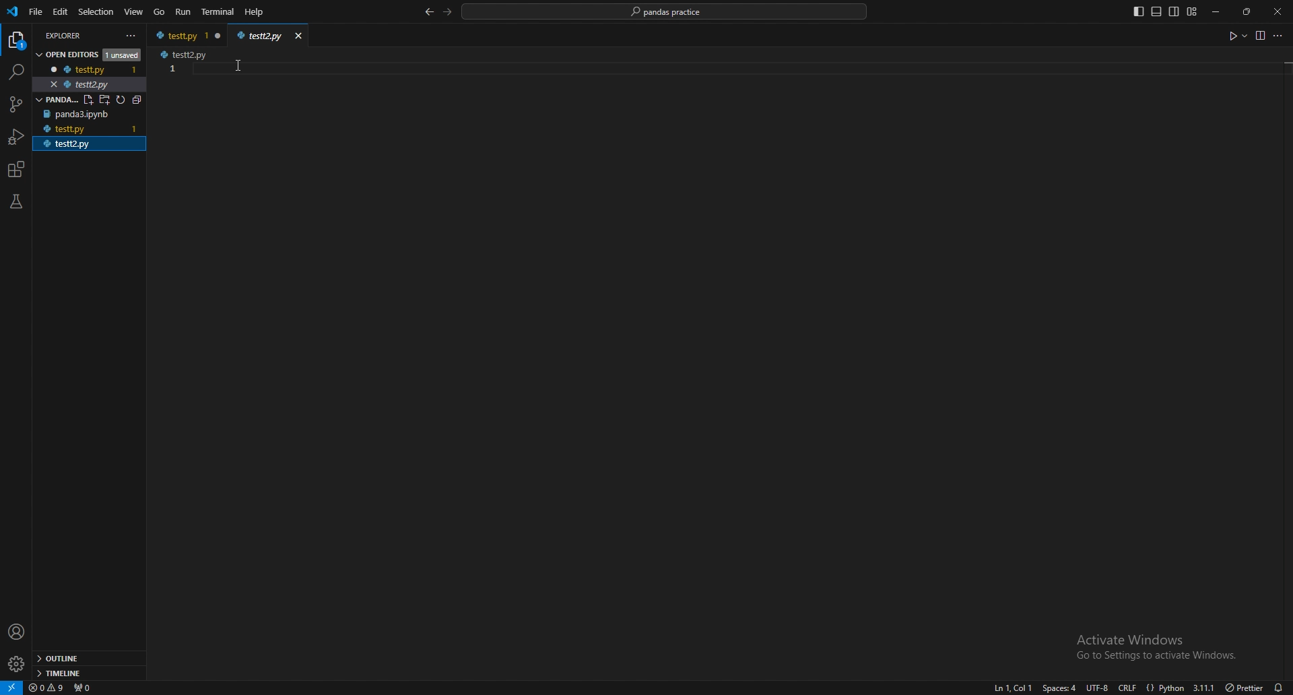  I want to click on utf-8, so click(1095, 688).